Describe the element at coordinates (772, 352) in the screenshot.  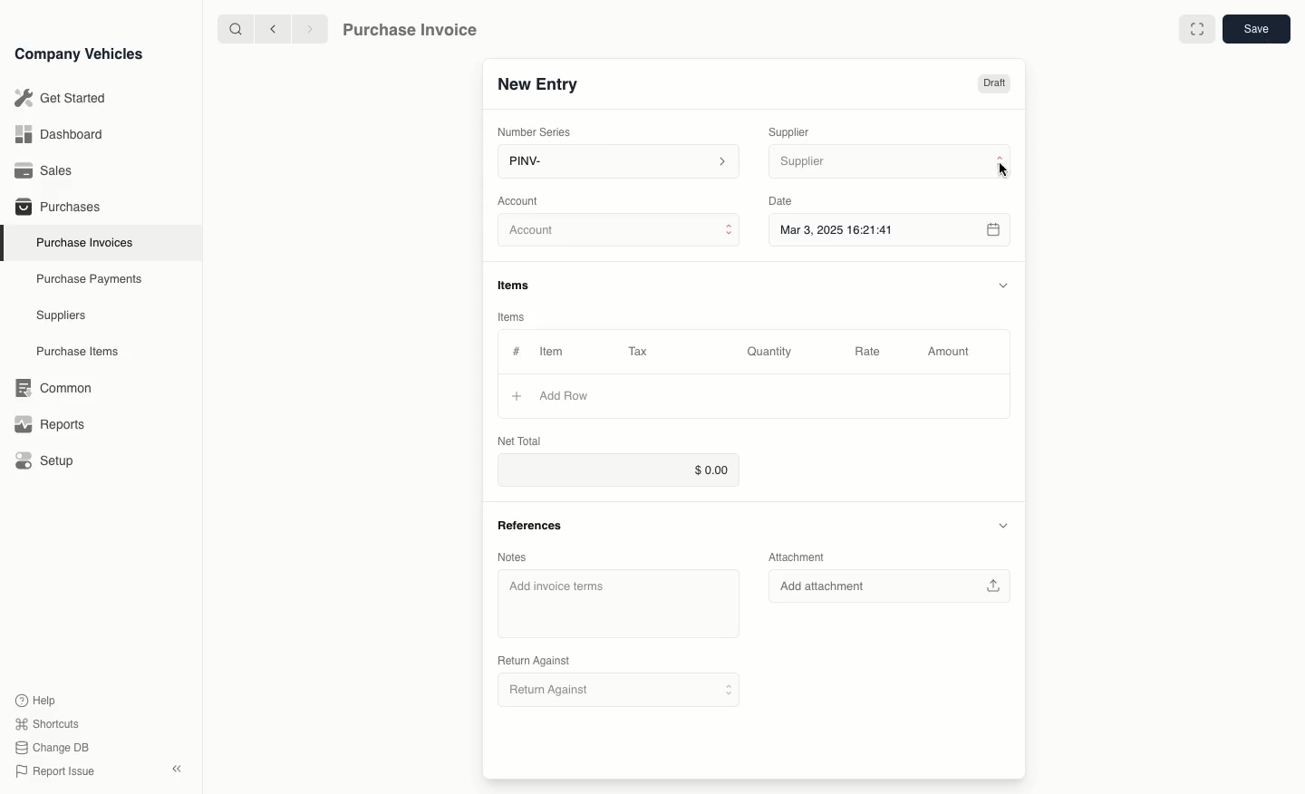
I see `Quantity` at that location.